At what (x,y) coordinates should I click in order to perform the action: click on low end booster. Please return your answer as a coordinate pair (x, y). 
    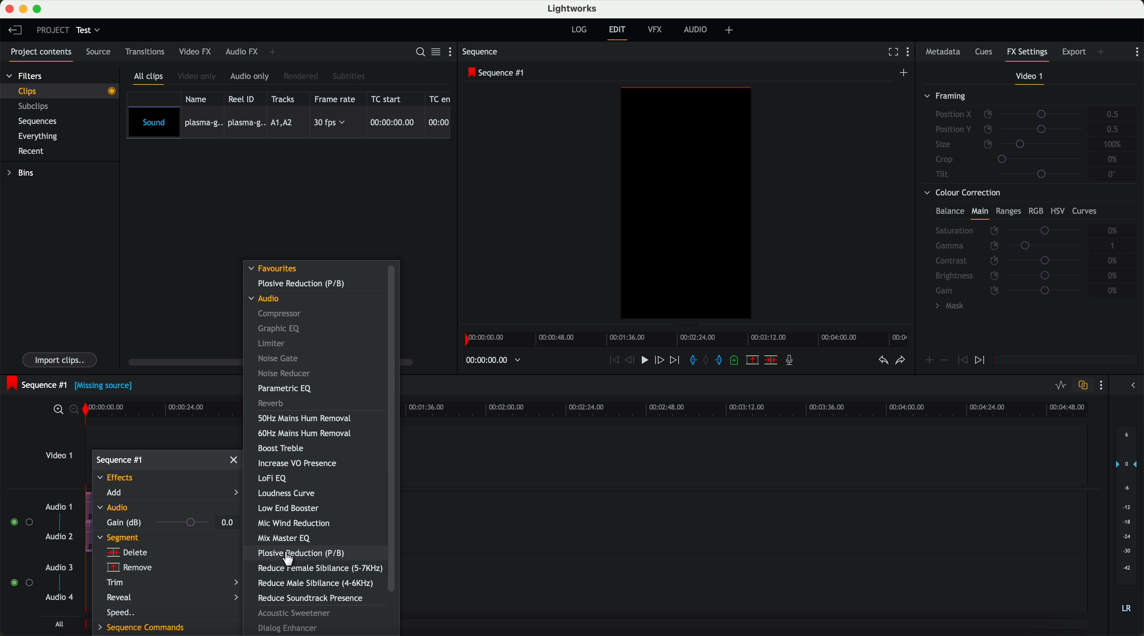
    Looking at the image, I should click on (290, 509).